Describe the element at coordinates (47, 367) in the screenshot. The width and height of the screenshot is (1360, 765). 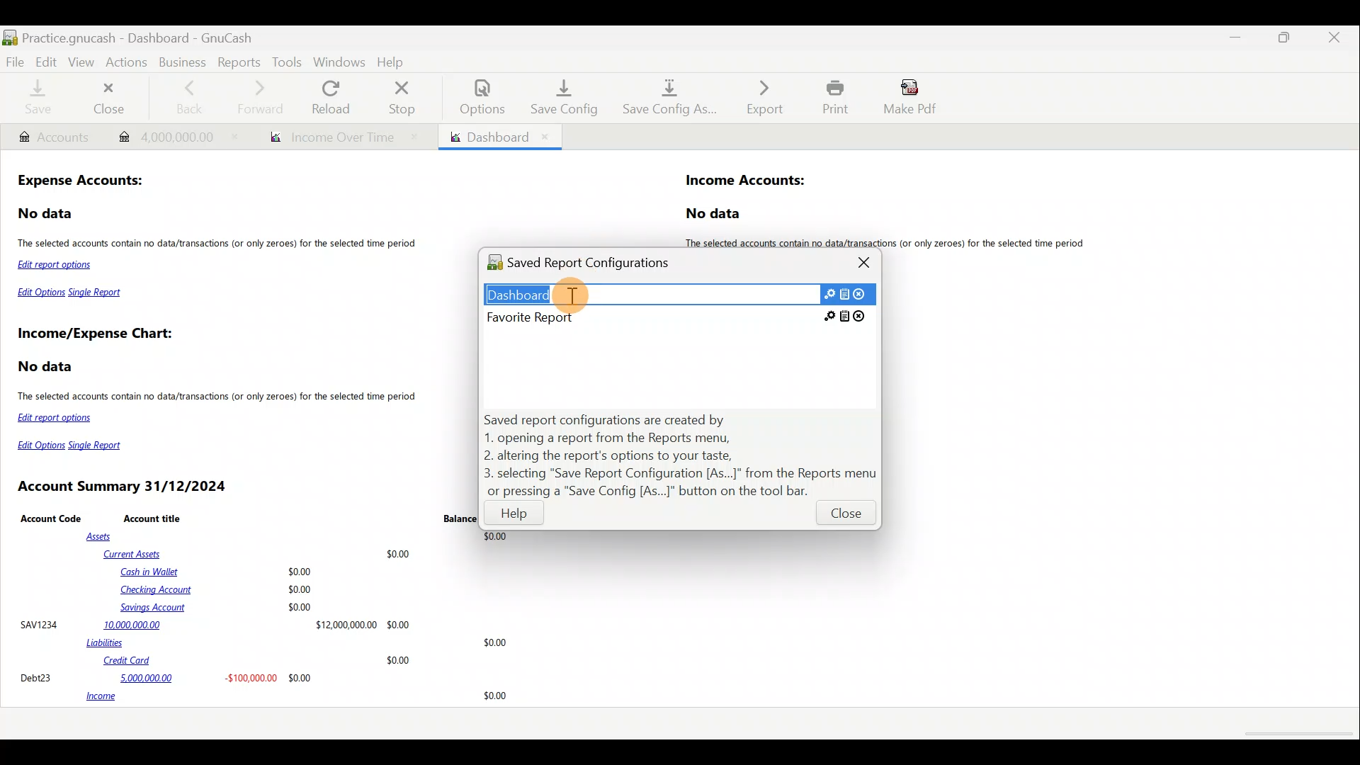
I see `No data` at that location.